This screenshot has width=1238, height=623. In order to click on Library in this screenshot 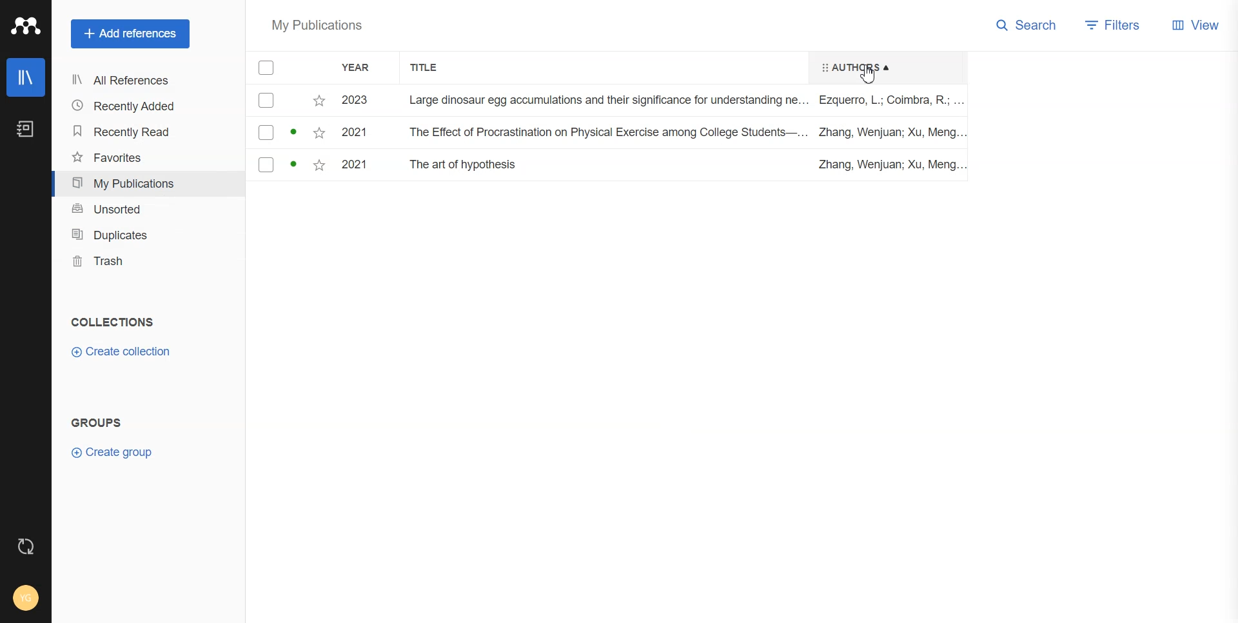, I will do `click(26, 77)`.